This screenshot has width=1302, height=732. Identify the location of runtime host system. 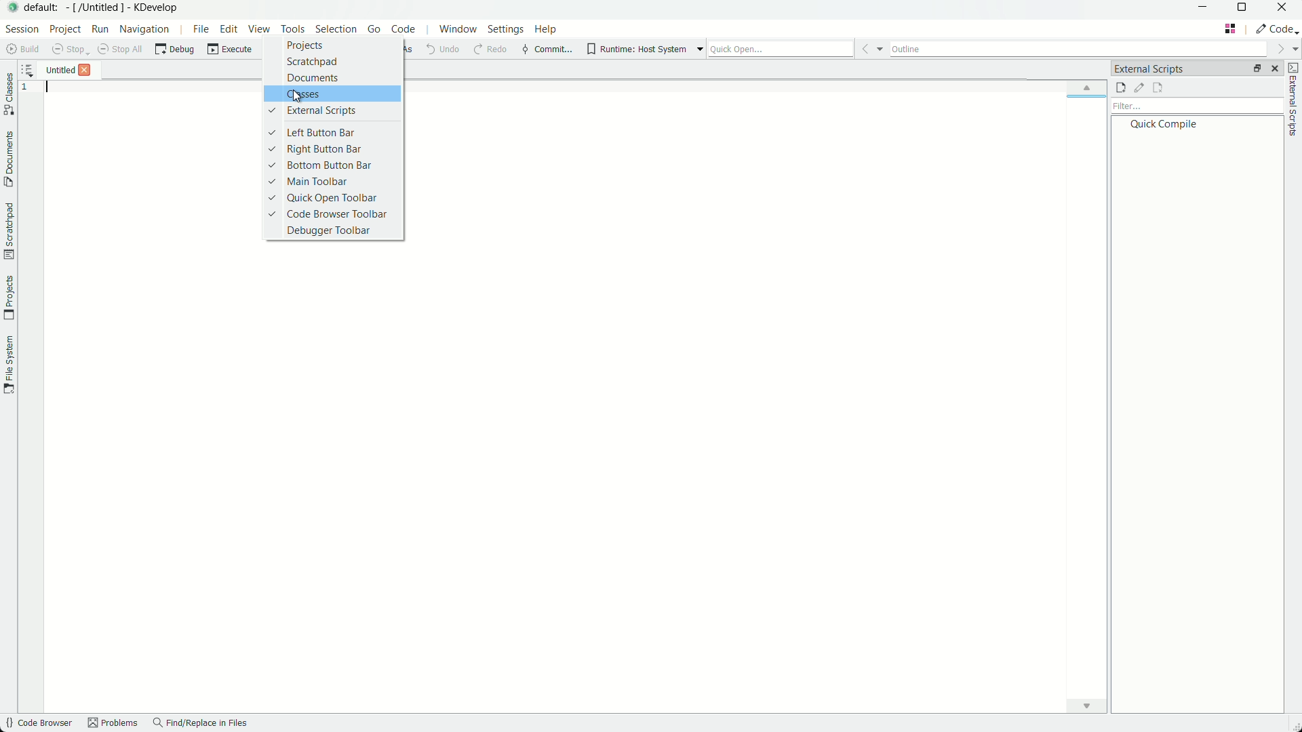
(642, 49).